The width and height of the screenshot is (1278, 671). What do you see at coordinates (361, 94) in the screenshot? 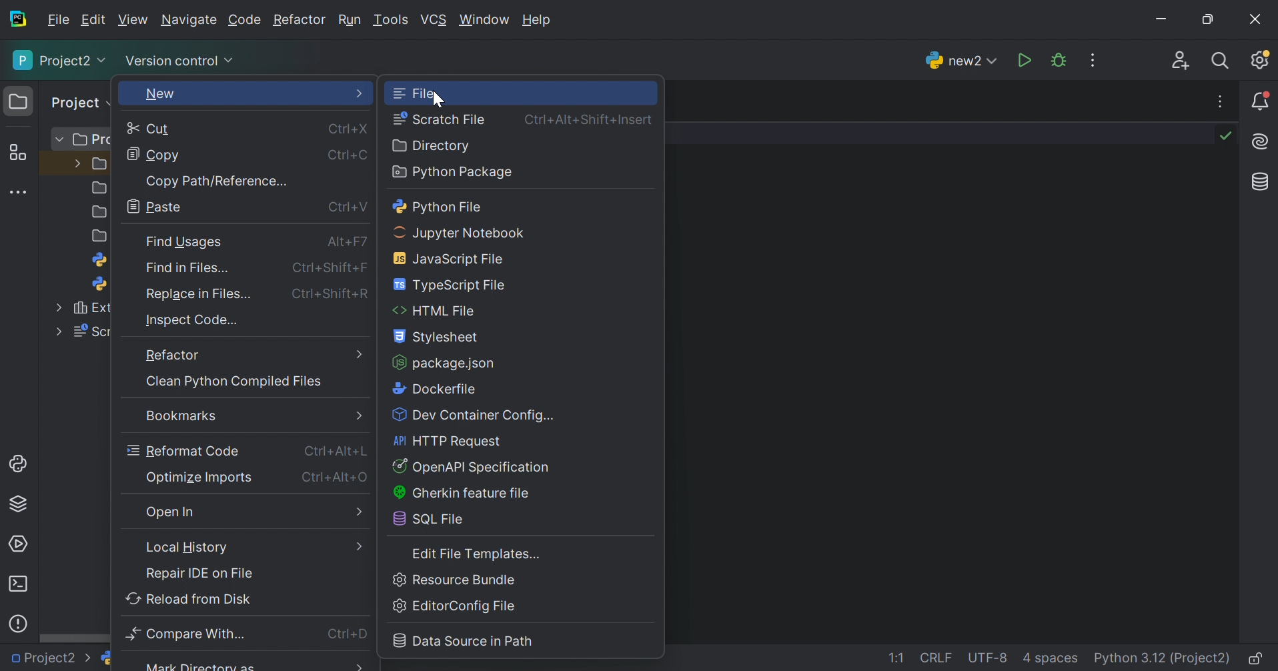
I see `More` at bounding box center [361, 94].